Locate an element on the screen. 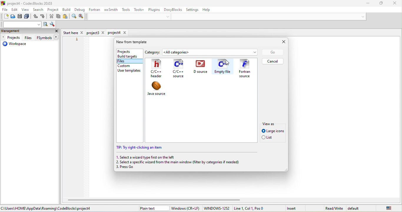  large icons is located at coordinates (273, 131).